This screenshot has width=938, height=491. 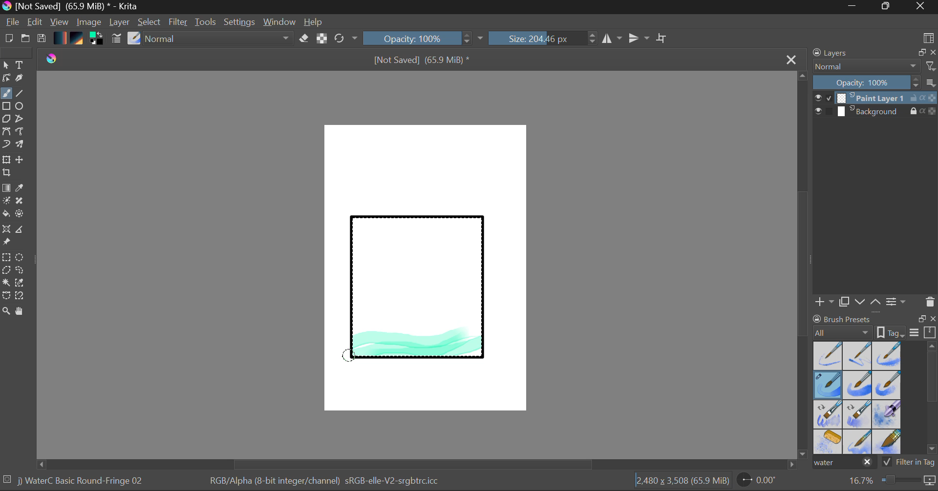 What do you see at coordinates (6, 259) in the screenshot?
I see `Rectangle Selection Tool` at bounding box center [6, 259].